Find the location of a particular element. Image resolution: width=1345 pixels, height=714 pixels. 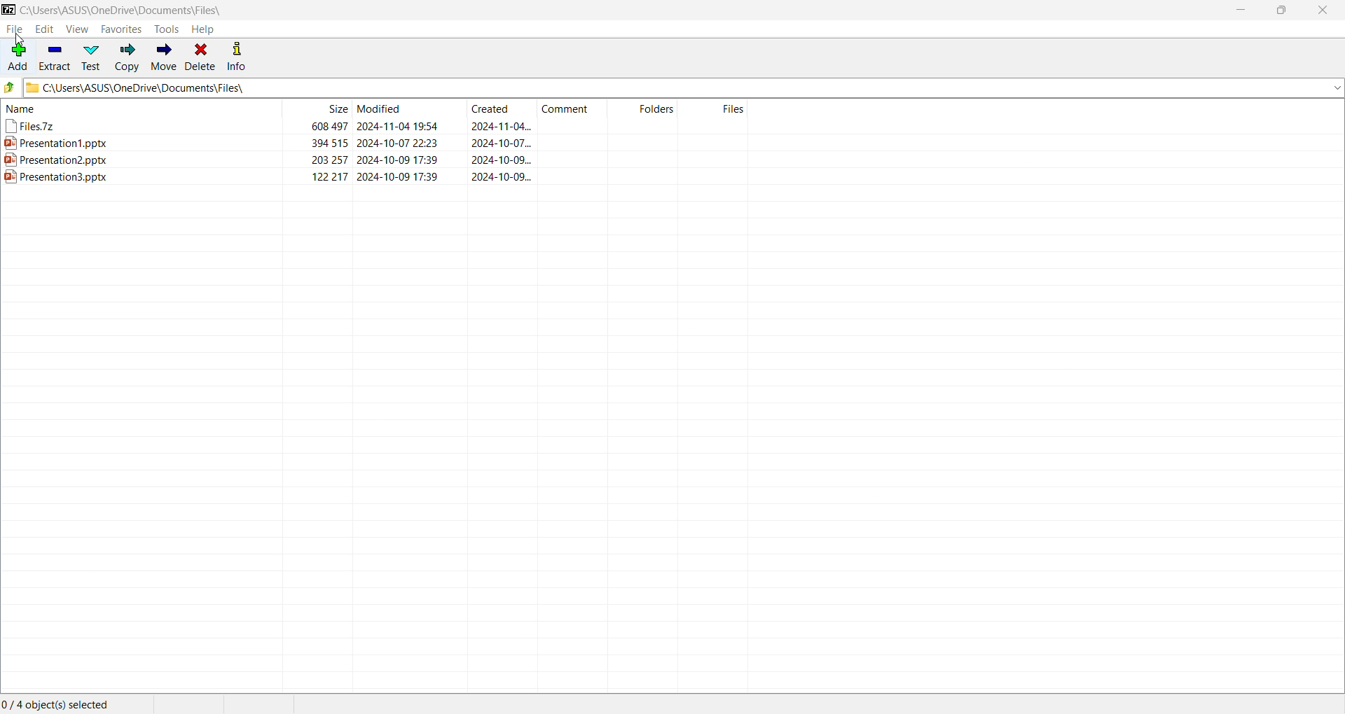

name is located at coordinates (35, 108).